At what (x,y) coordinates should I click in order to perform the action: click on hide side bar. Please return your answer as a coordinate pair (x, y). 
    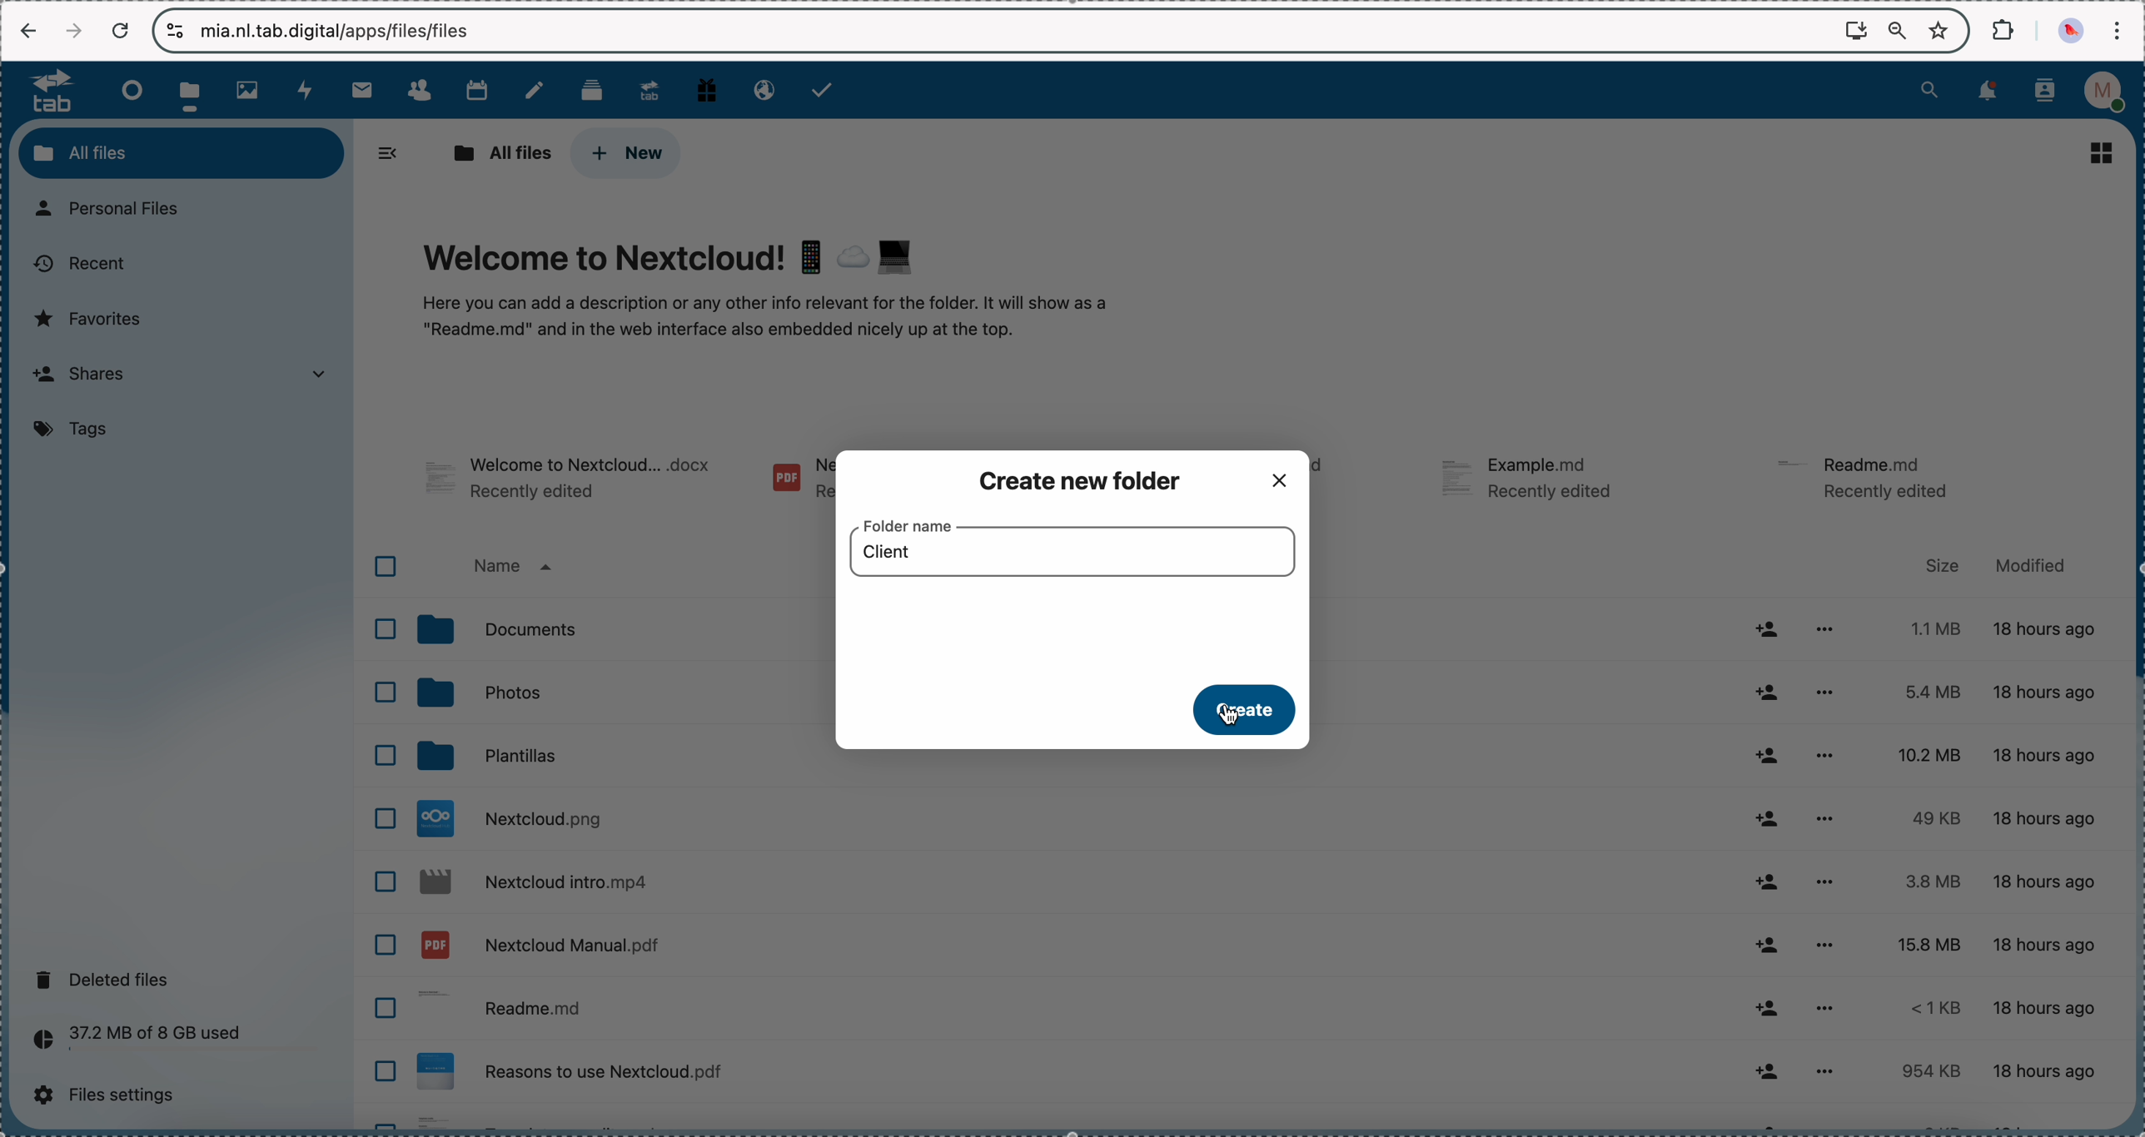
    Looking at the image, I should click on (388, 153).